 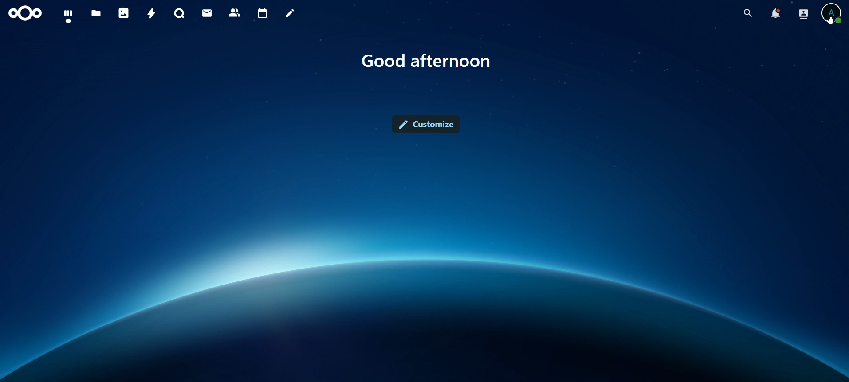 What do you see at coordinates (262, 14) in the screenshot?
I see `calendar` at bounding box center [262, 14].